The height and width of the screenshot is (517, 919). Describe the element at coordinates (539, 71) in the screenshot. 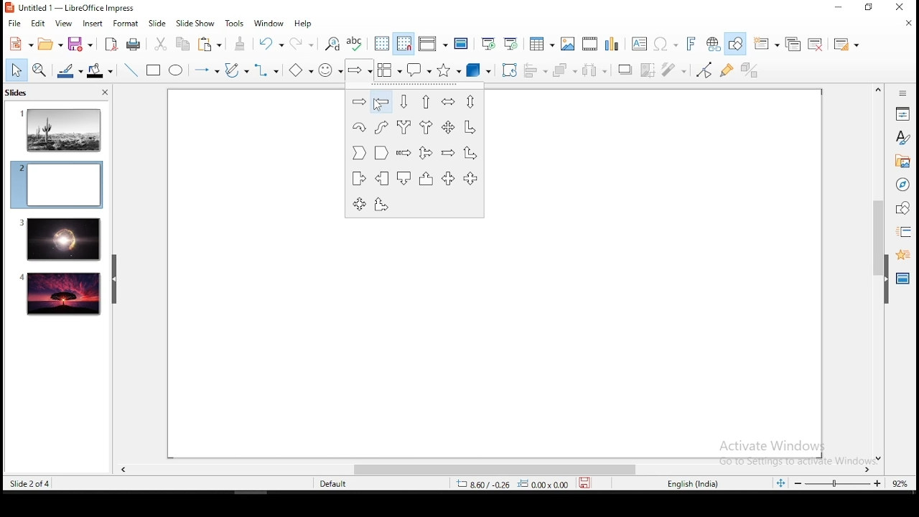

I see `align objects` at that location.